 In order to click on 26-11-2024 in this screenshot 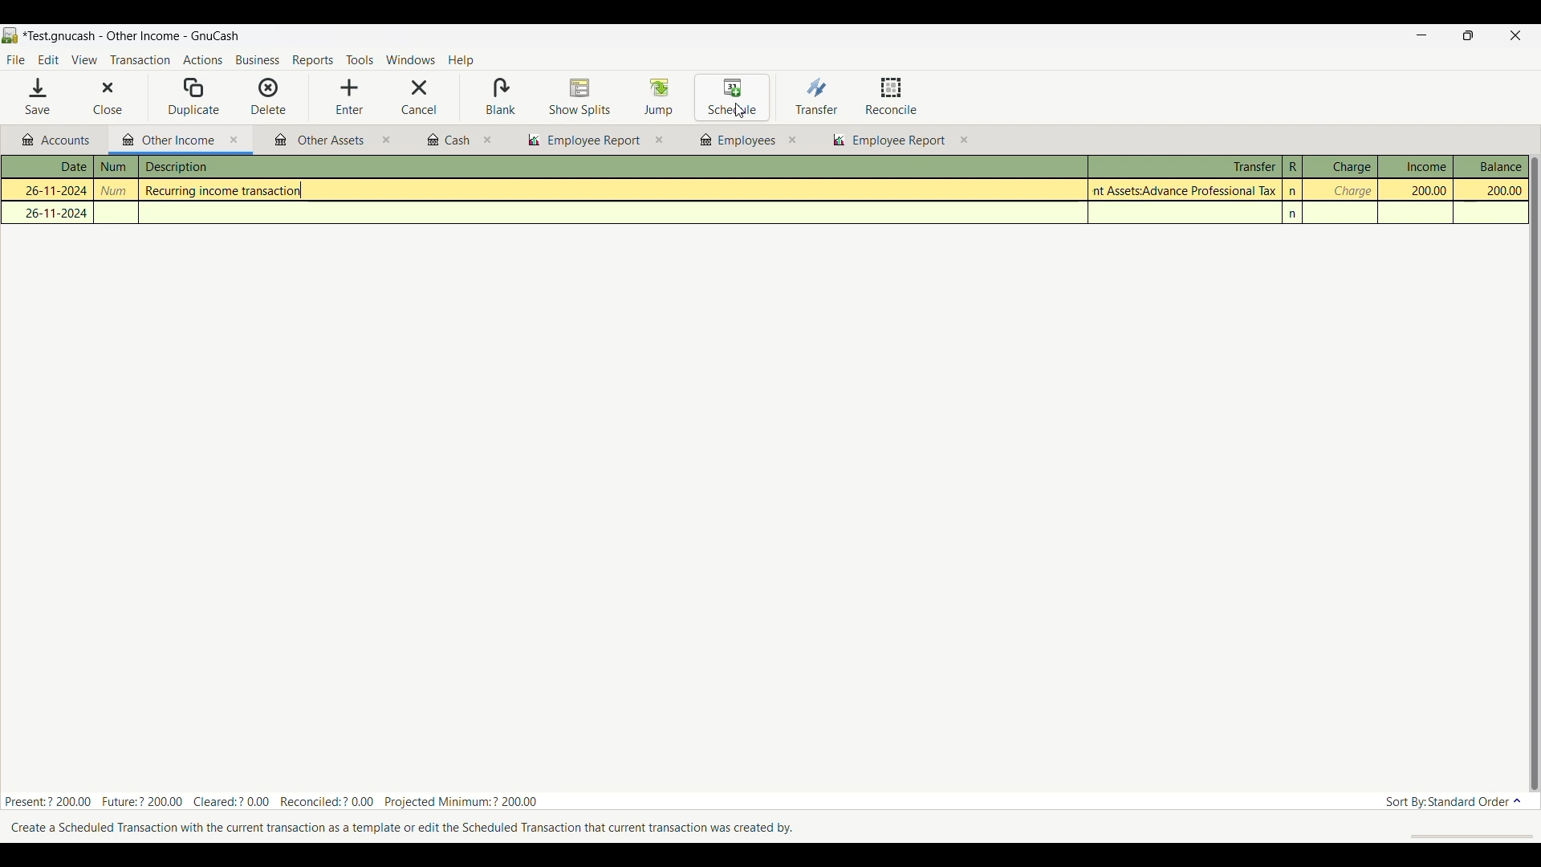, I will do `click(52, 213)`.